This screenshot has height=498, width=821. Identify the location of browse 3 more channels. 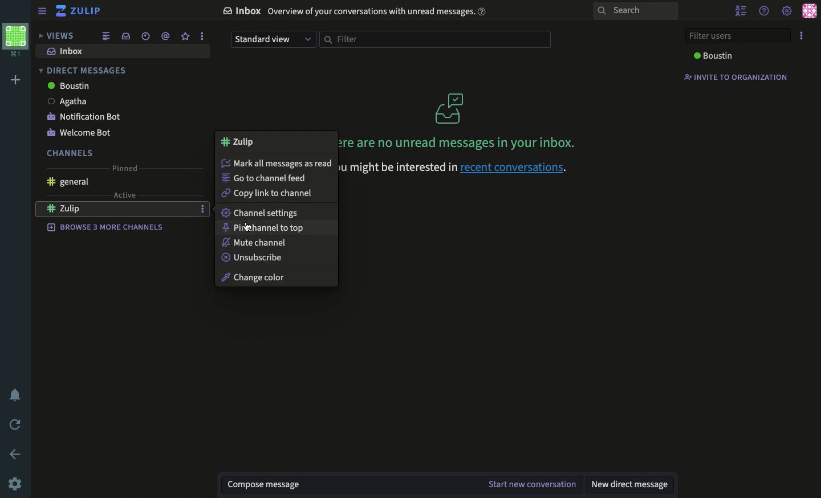
(106, 226).